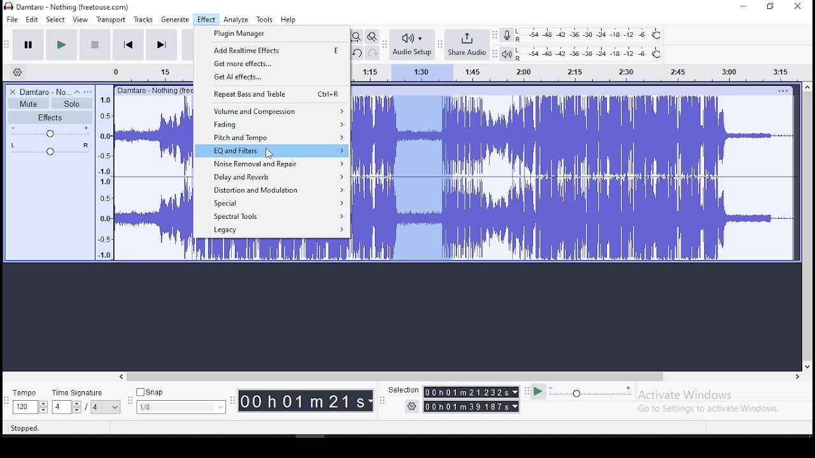 This screenshot has width=815, height=458. Describe the element at coordinates (24, 427) in the screenshot. I see `Stopped.` at that location.